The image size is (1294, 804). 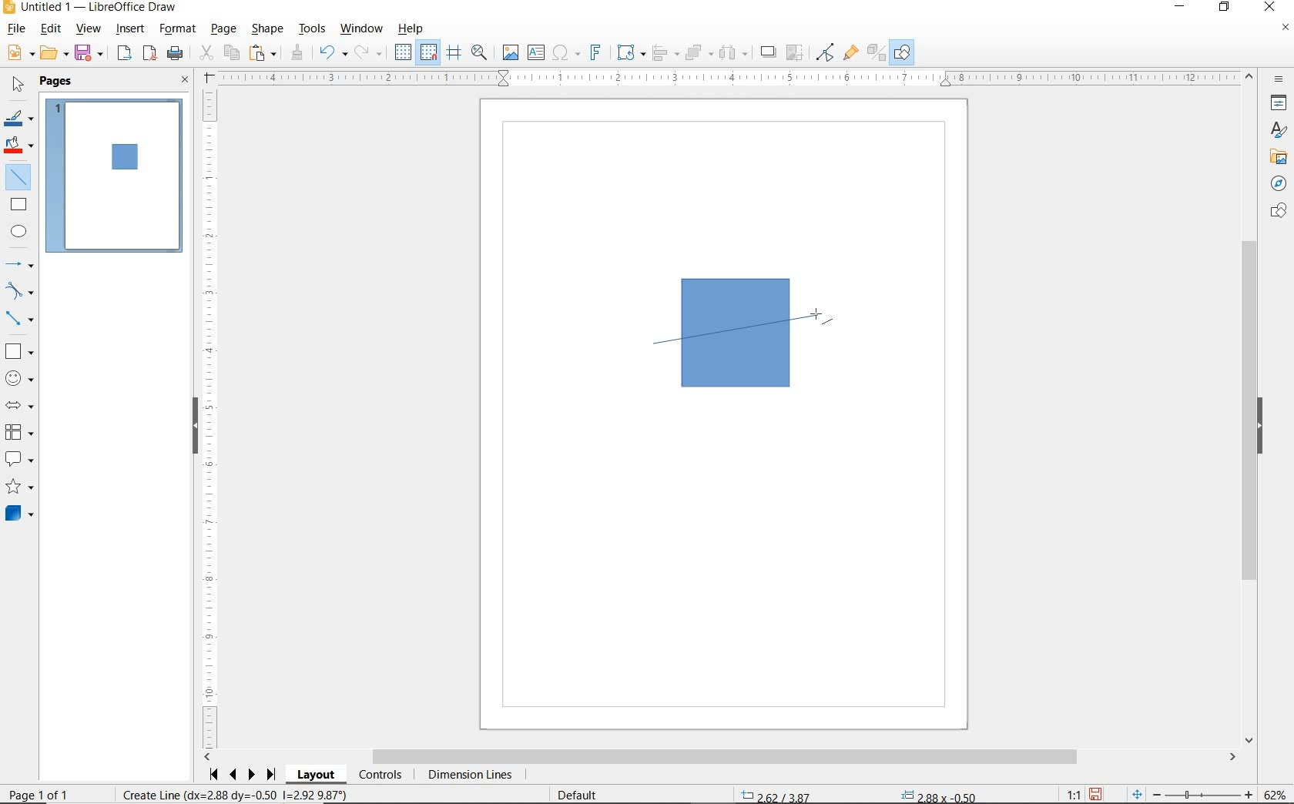 What do you see at coordinates (88, 28) in the screenshot?
I see `VIEW` at bounding box center [88, 28].